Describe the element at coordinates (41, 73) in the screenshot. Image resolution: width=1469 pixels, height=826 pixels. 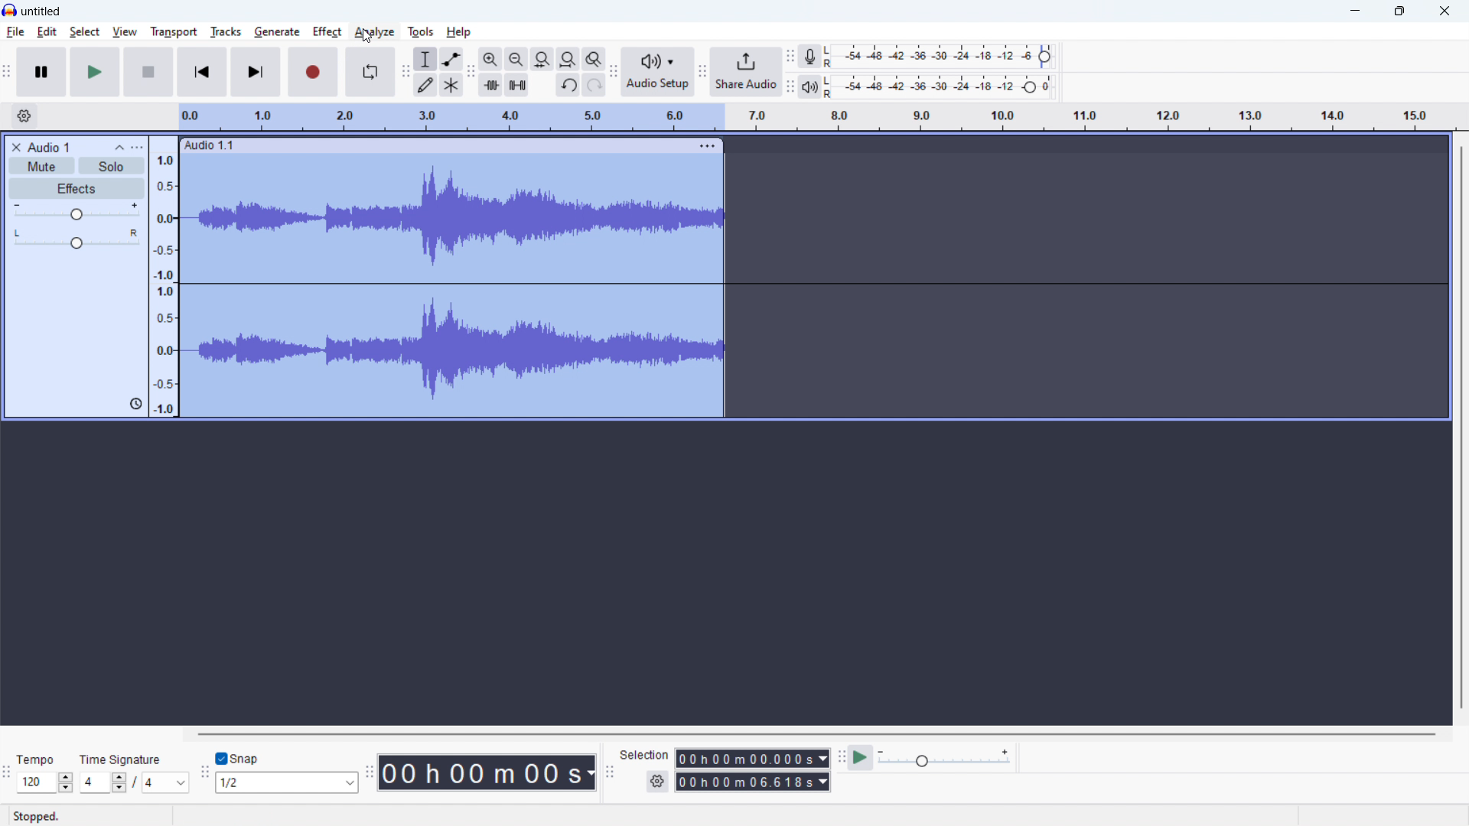
I see `pause` at that location.